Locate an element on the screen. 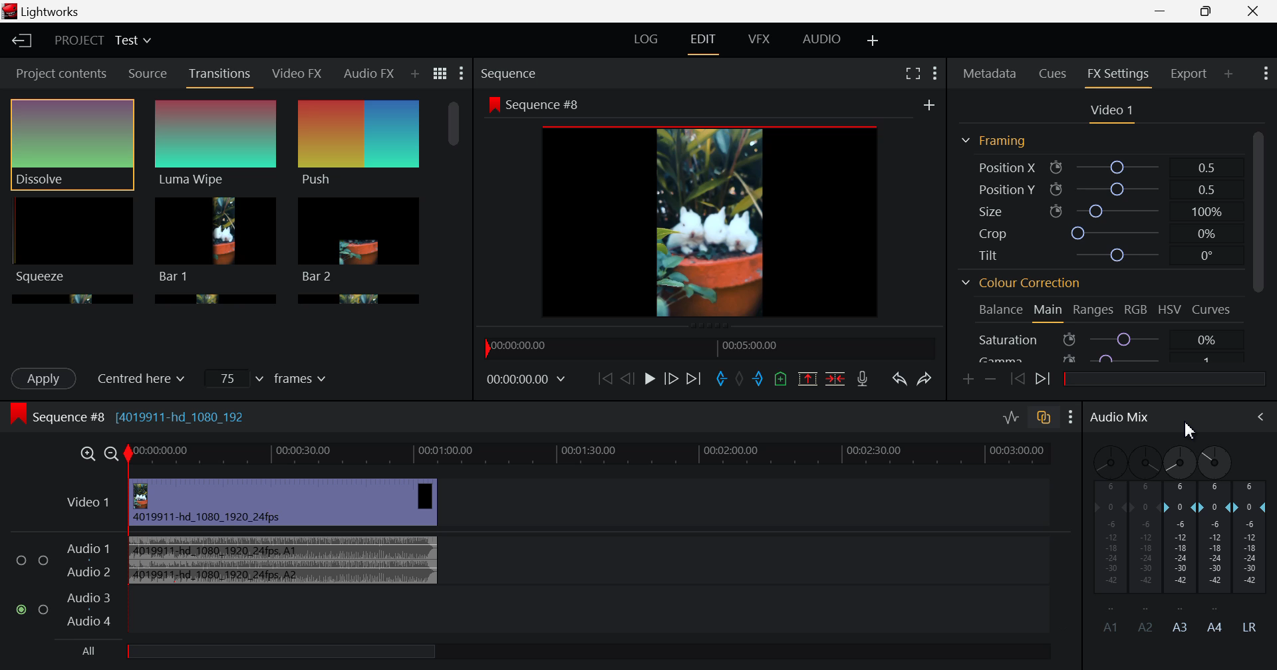 The image size is (1277, 670). A2 Channel Disabled is located at coordinates (1145, 538).